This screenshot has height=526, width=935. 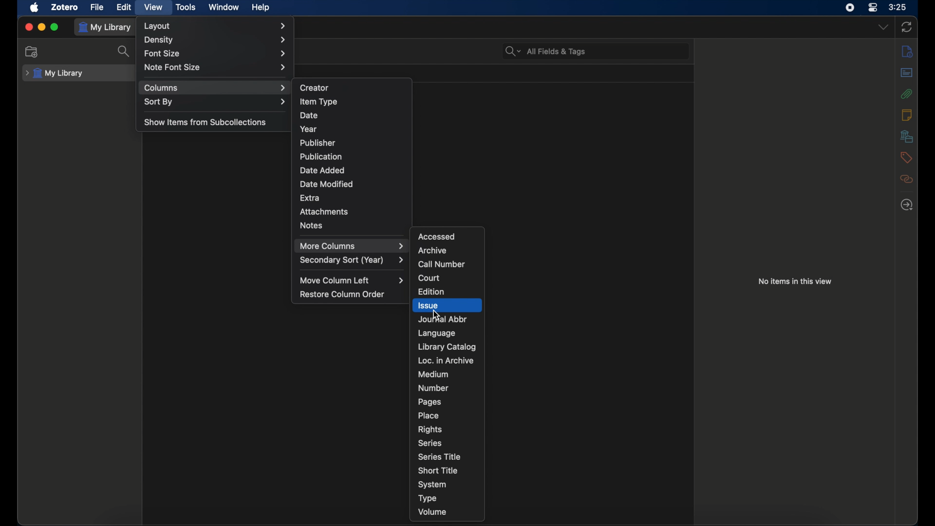 I want to click on place, so click(x=429, y=415).